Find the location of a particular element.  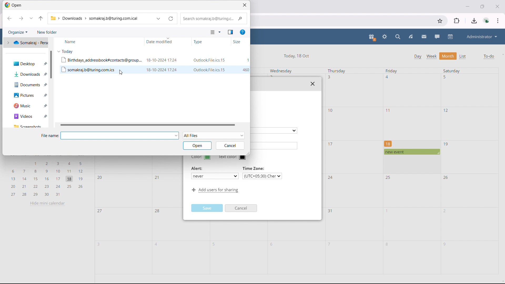

calendar is located at coordinates (451, 37).